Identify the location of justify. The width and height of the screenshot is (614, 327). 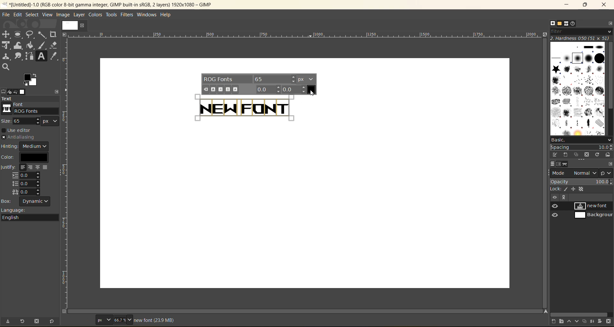
(27, 180).